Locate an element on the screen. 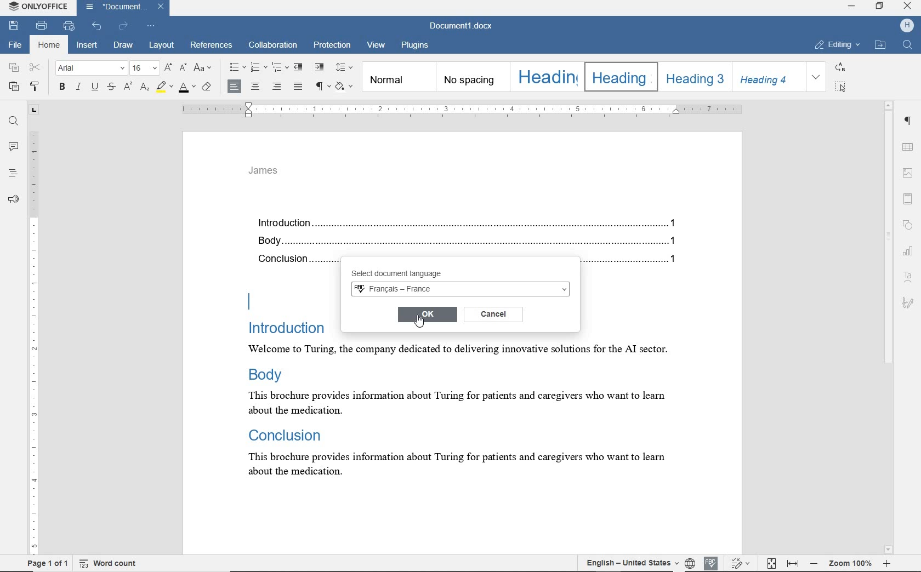 The image size is (921, 572). copy style is located at coordinates (37, 88).